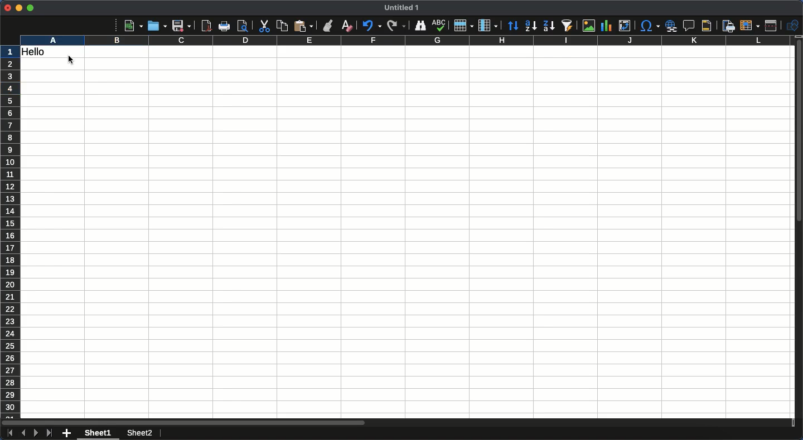 This screenshot has height=440, width=803. Describe the element at coordinates (396, 25) in the screenshot. I see `Redo` at that location.